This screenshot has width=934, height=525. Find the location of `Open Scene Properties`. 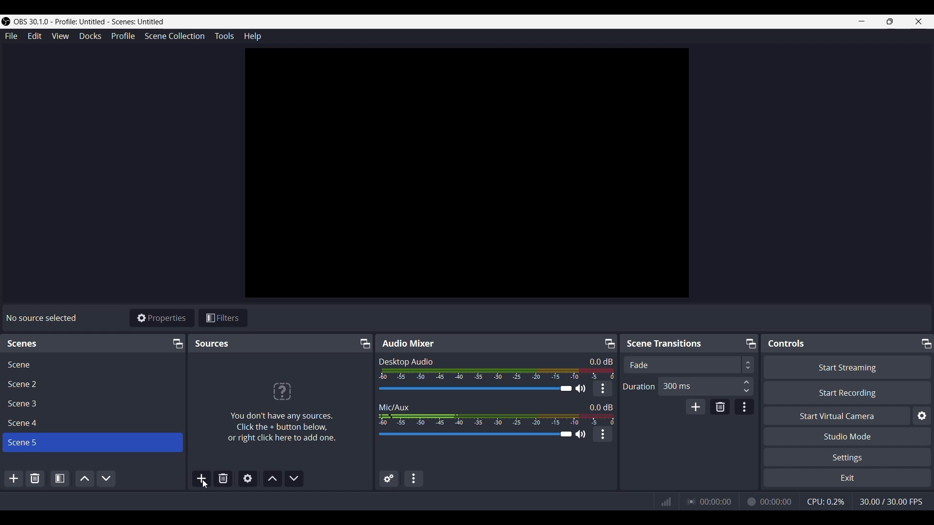

Open Scene Properties is located at coordinates (59, 479).